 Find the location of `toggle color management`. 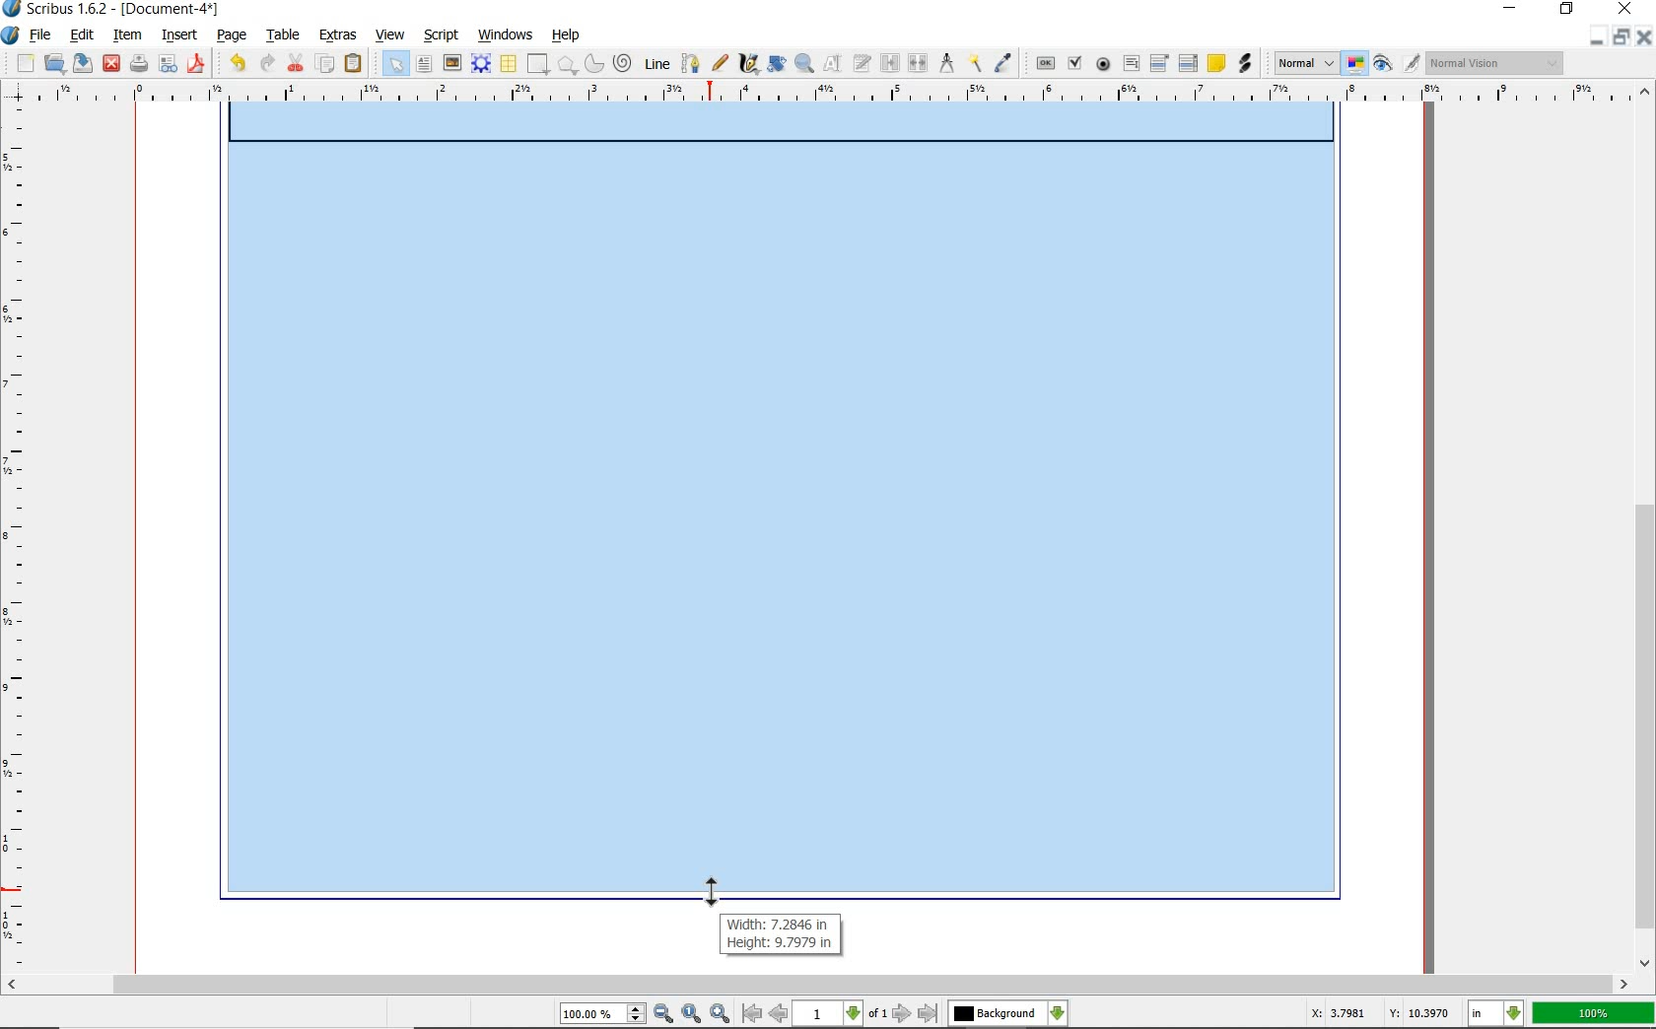

toggle color management is located at coordinates (1356, 65).